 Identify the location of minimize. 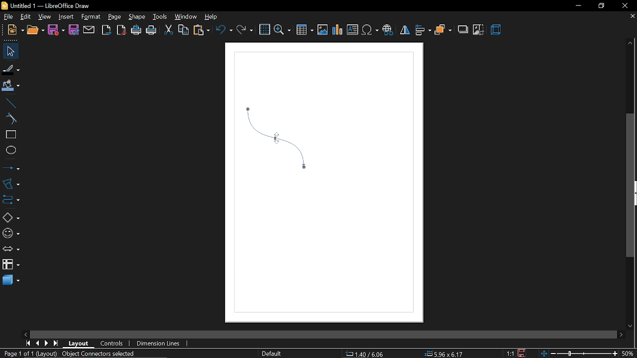
(576, 6).